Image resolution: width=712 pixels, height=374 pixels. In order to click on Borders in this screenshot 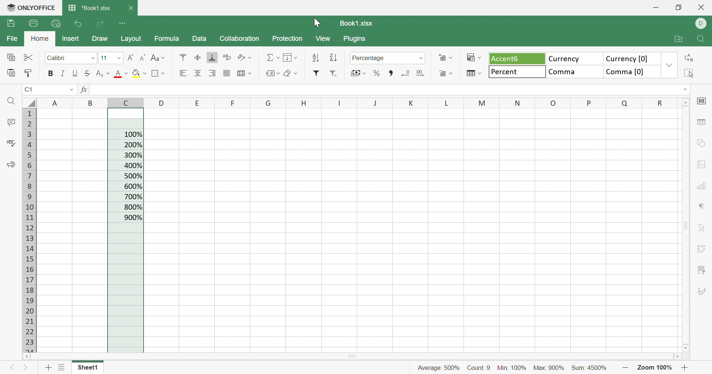, I will do `click(159, 74)`.